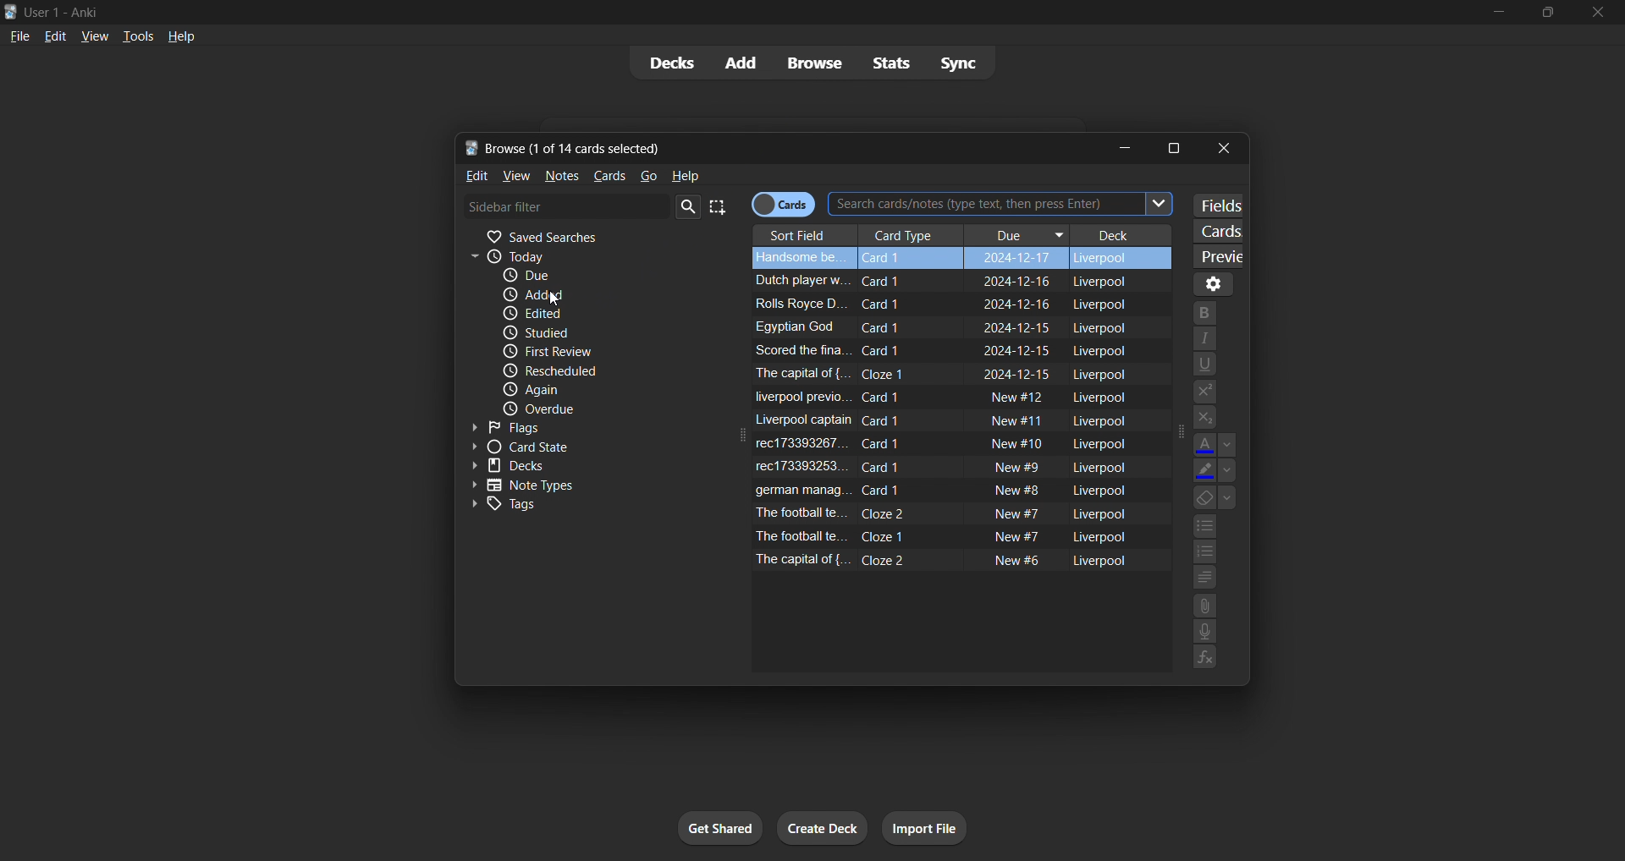  What do you see at coordinates (822, 826) in the screenshot?
I see `create deck` at bounding box center [822, 826].